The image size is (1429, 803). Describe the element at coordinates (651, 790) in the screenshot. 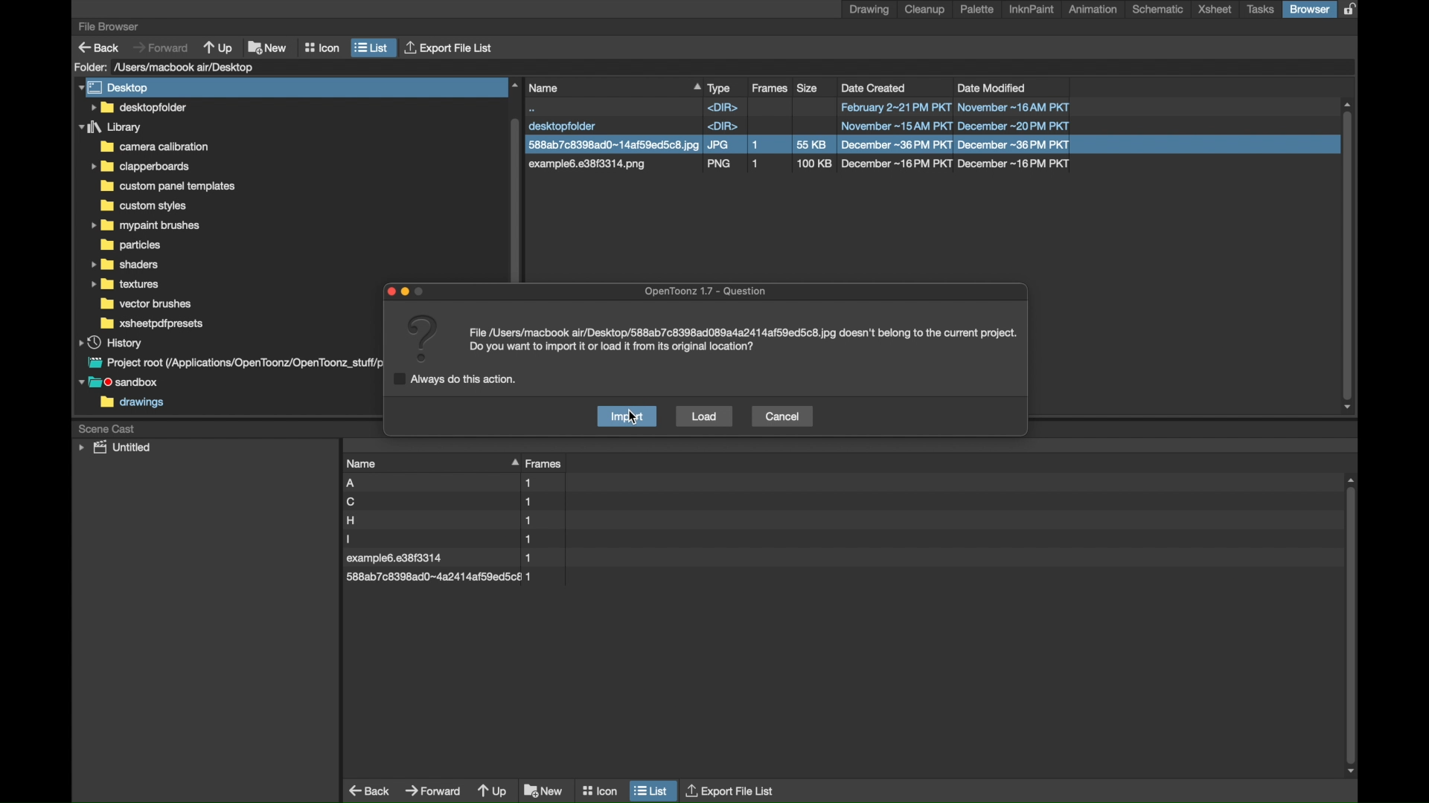

I see `list` at that location.